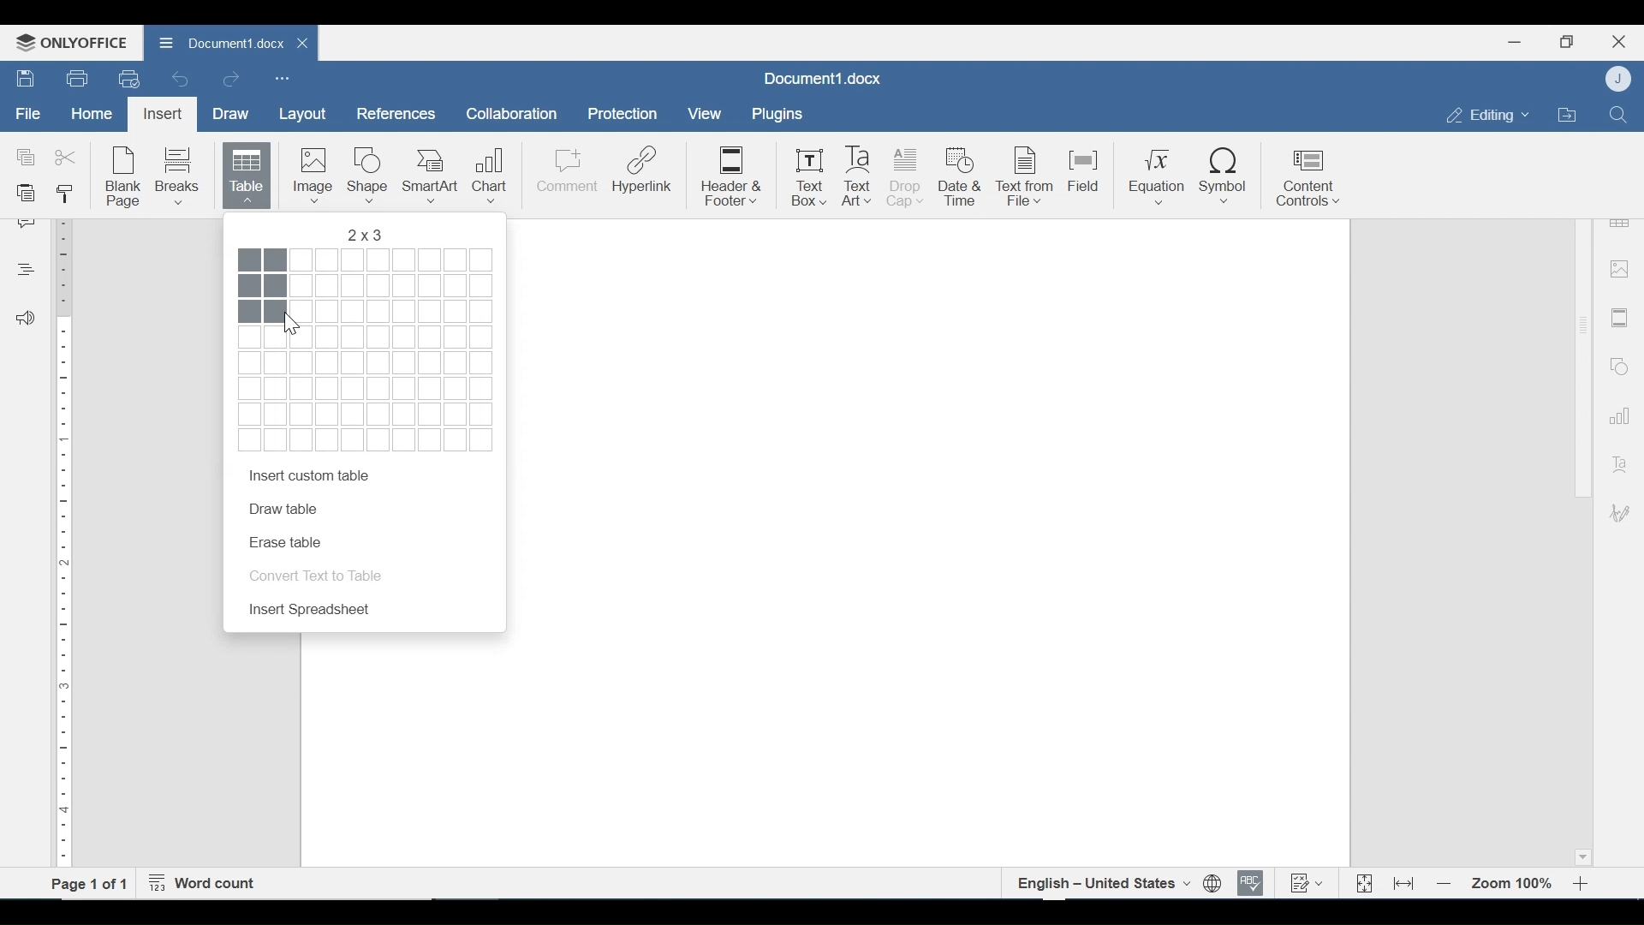 This screenshot has height=925, width=1644. I want to click on Blank Page, so click(125, 178).